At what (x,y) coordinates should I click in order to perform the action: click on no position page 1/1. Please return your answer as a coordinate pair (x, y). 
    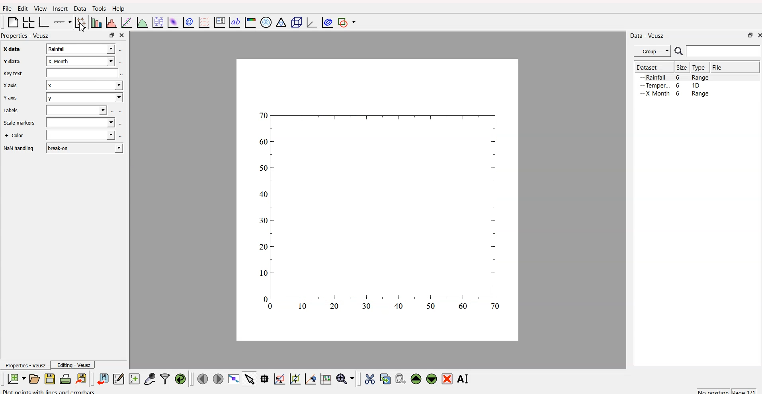
    Looking at the image, I should click on (726, 390).